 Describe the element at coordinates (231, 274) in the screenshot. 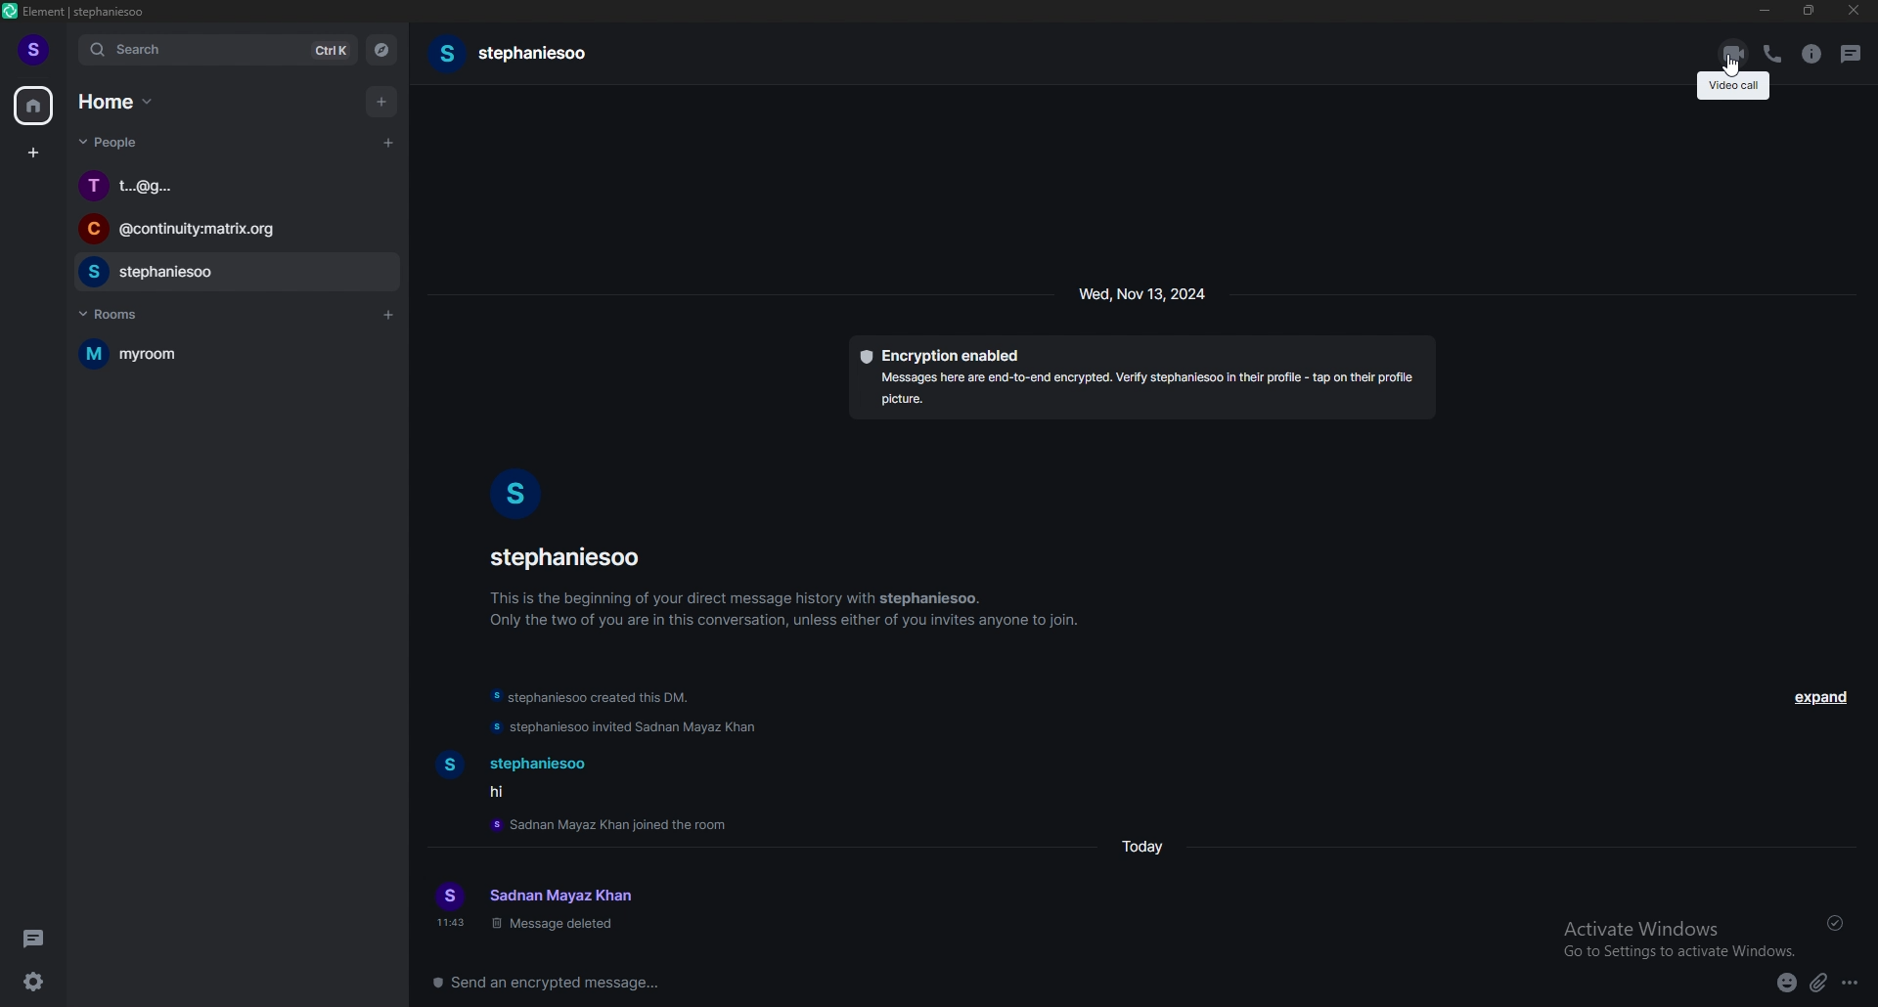

I see `chat` at that location.